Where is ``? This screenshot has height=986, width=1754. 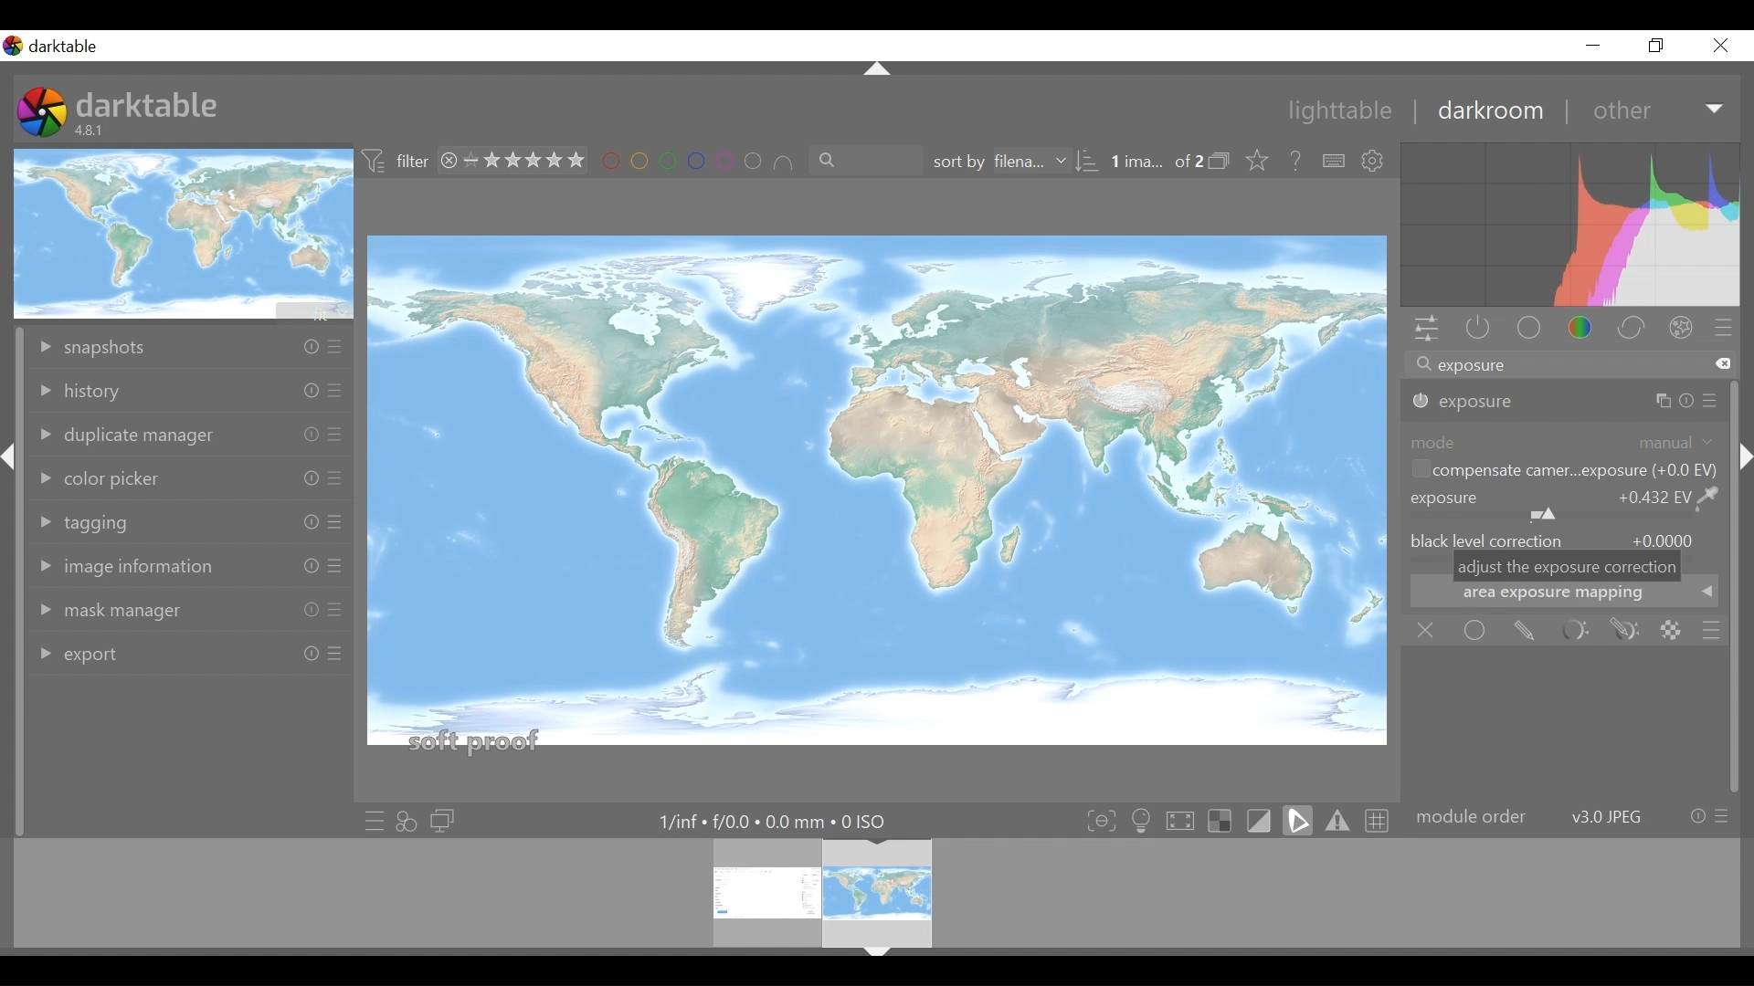  is located at coordinates (301, 391).